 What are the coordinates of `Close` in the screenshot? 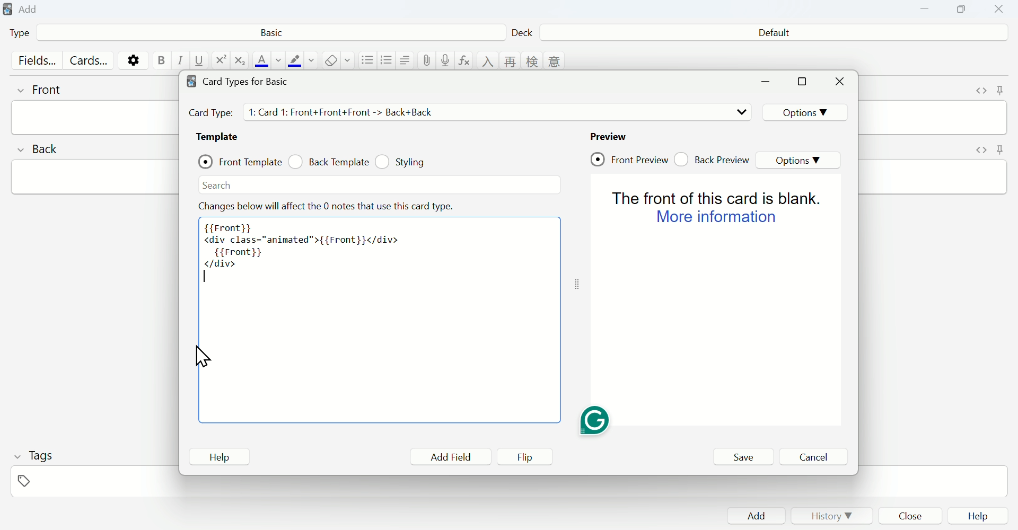 It's located at (1001, 14).